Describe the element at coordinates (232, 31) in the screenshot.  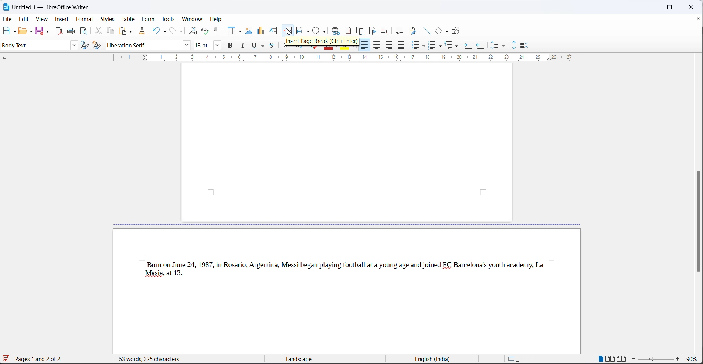
I see `insert table` at that location.